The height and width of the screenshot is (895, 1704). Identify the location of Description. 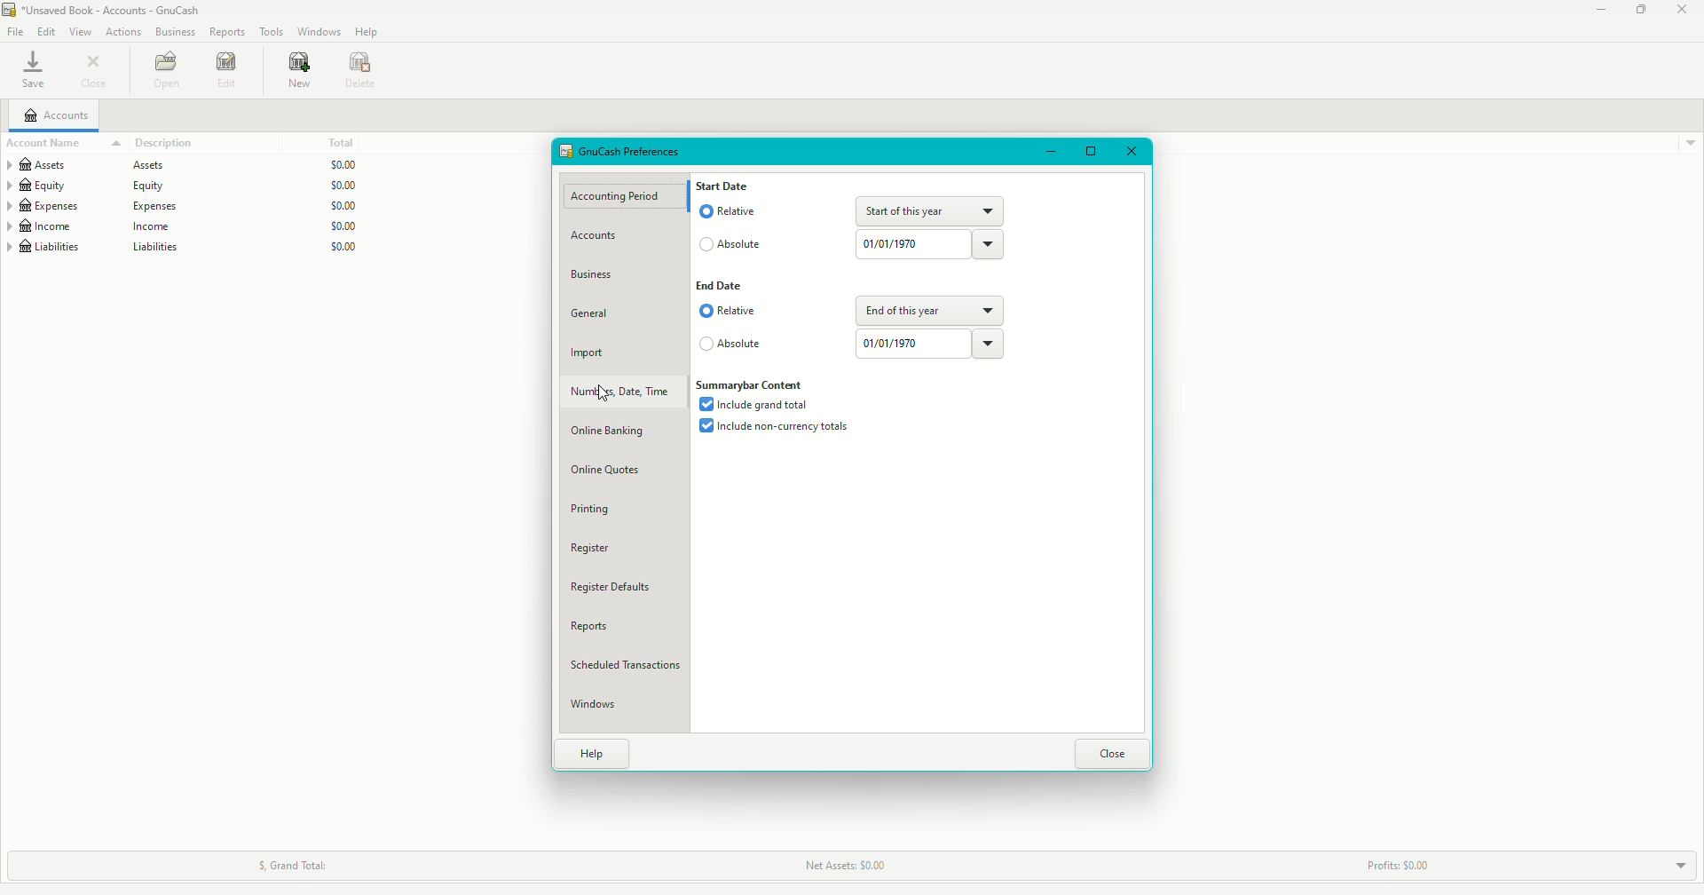
(154, 141).